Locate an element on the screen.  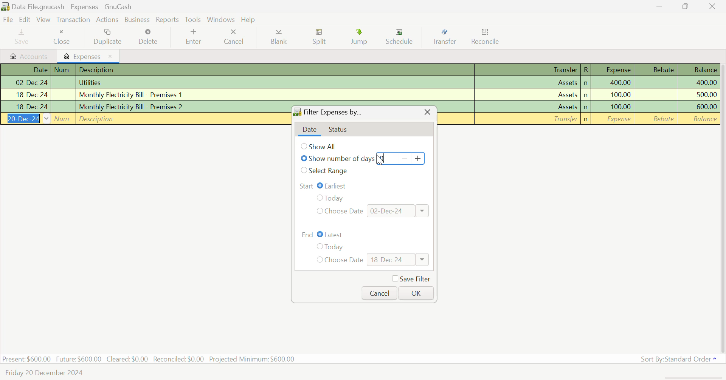
Windows is located at coordinates (222, 19).